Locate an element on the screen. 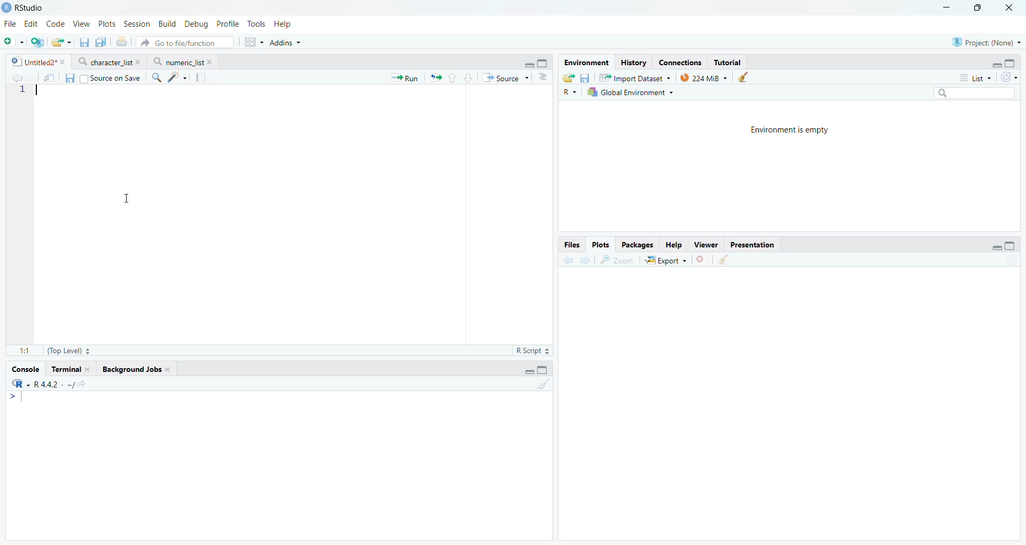  Maximize is located at coordinates (983, 7).